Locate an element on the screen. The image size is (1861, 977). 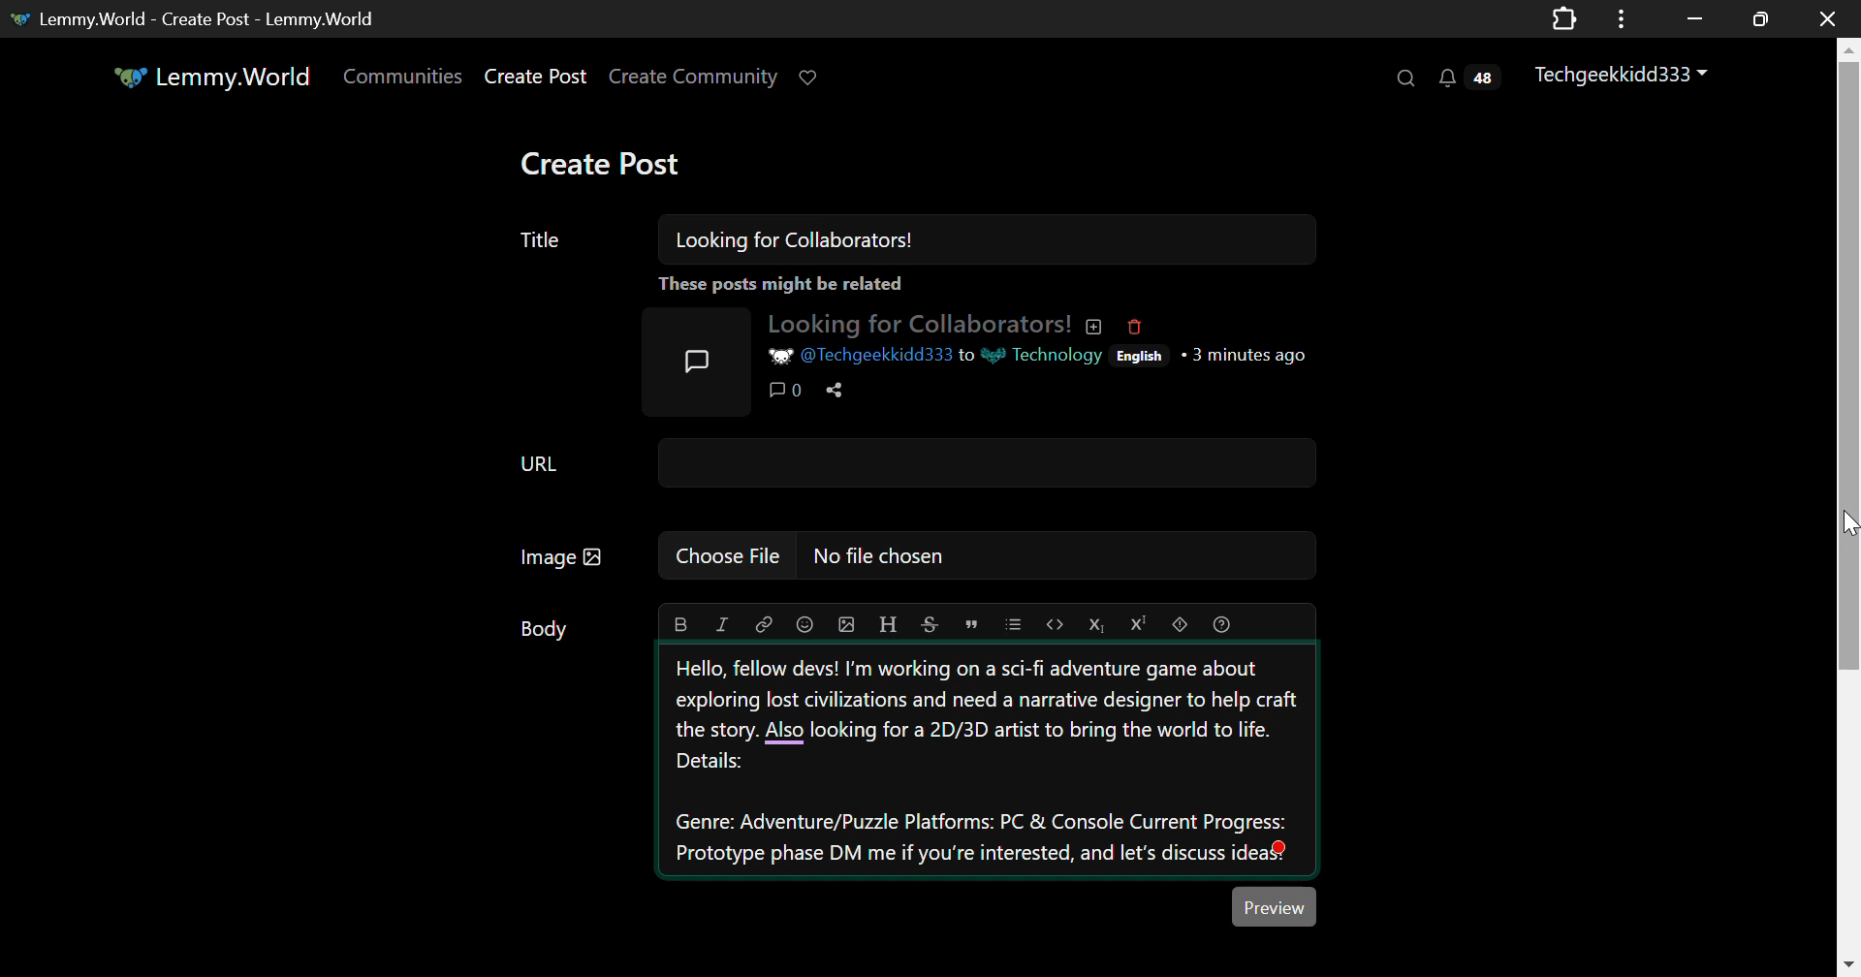
list is located at coordinates (1013, 625).